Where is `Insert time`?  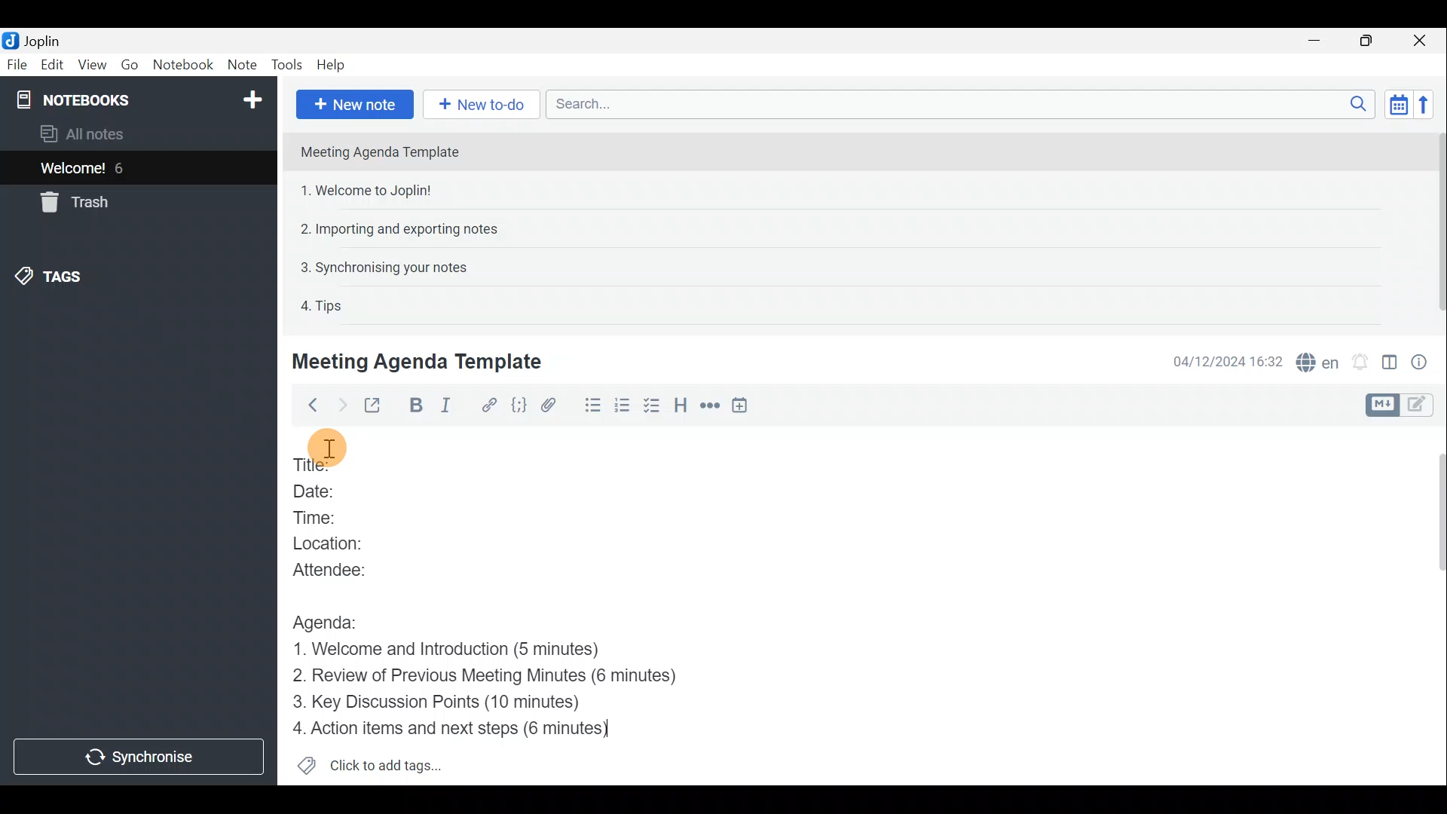 Insert time is located at coordinates (743, 408).